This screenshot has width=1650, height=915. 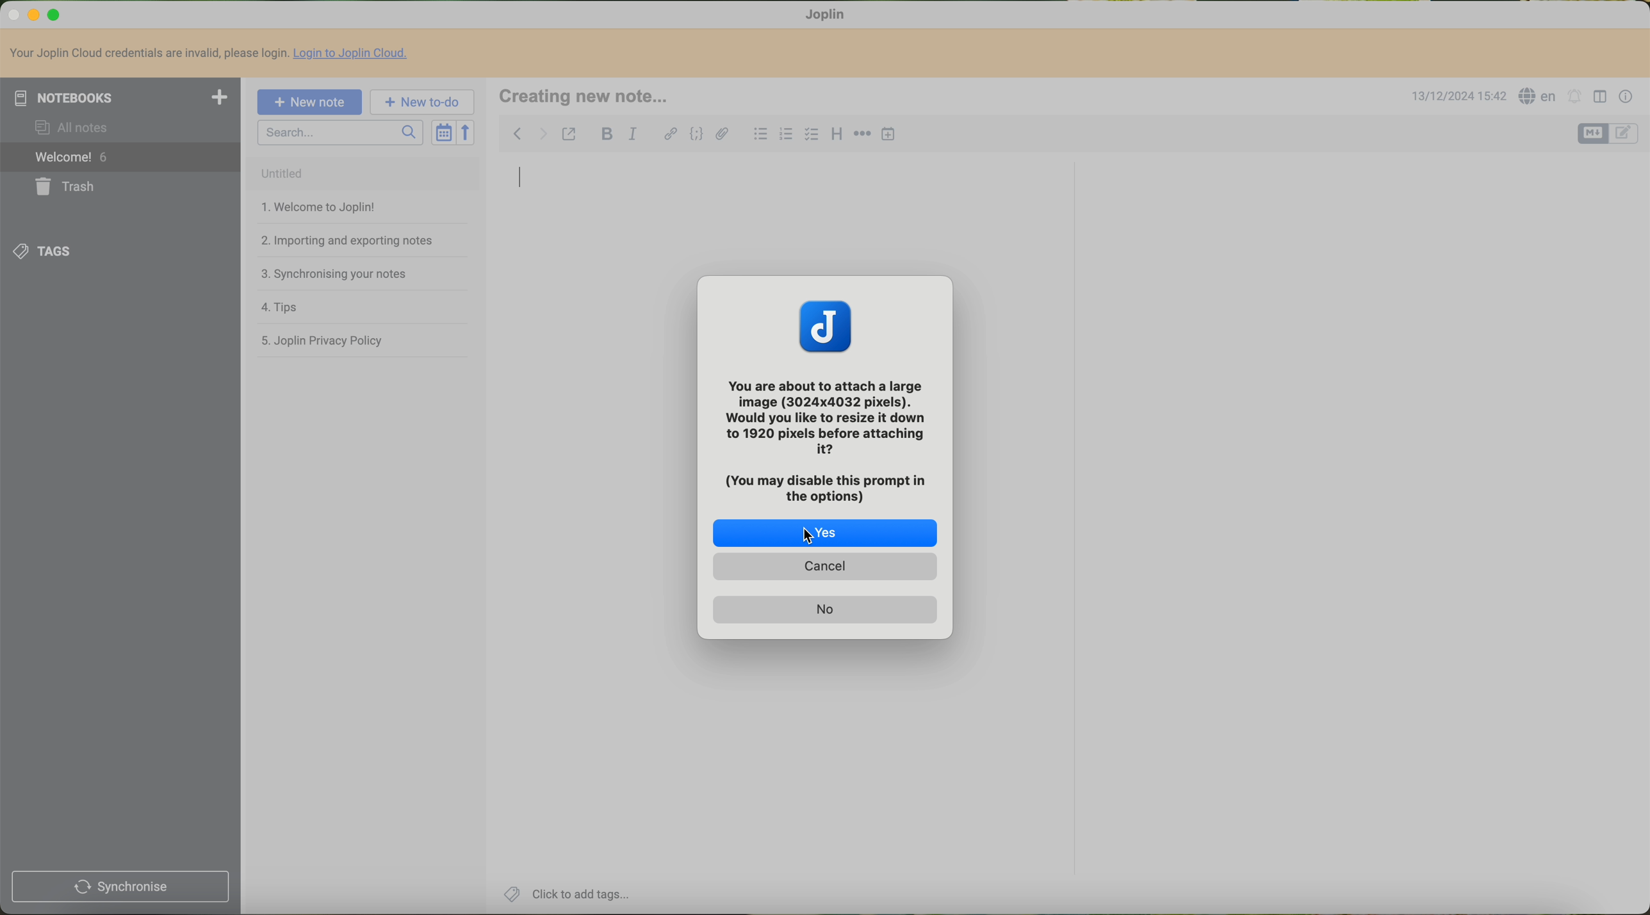 What do you see at coordinates (569, 135) in the screenshot?
I see `toggle external editing` at bounding box center [569, 135].